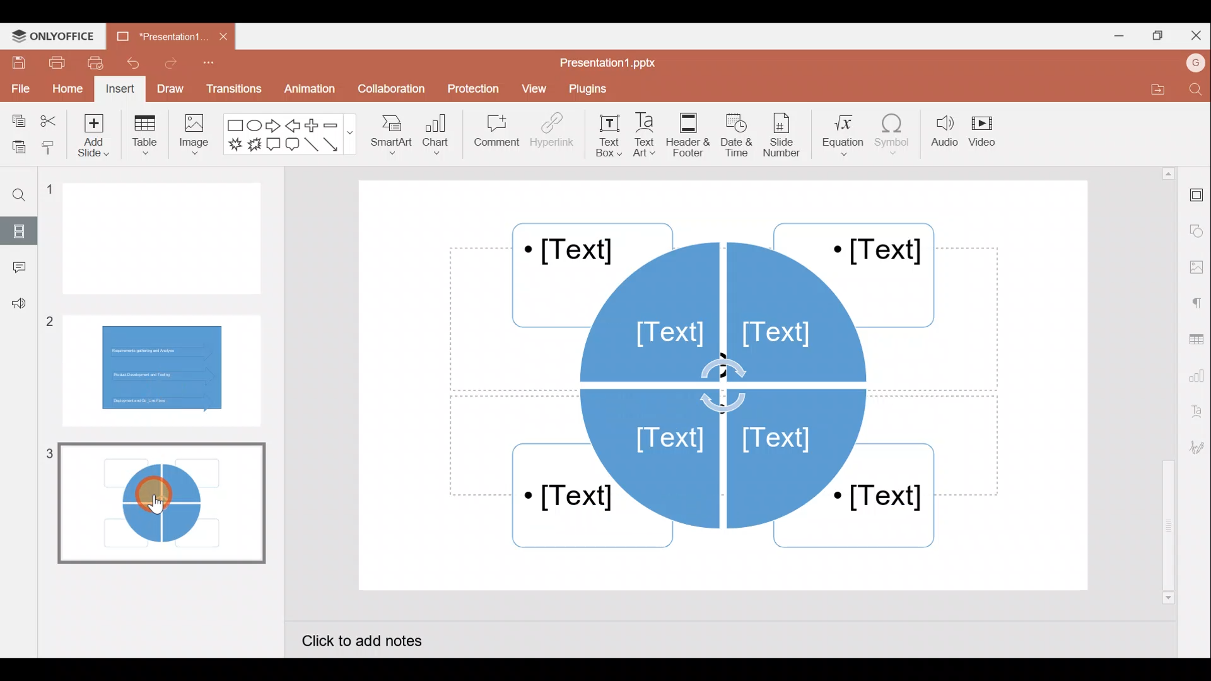 The height and width of the screenshot is (681, 1211). Describe the element at coordinates (52, 63) in the screenshot. I see `Print file` at that location.